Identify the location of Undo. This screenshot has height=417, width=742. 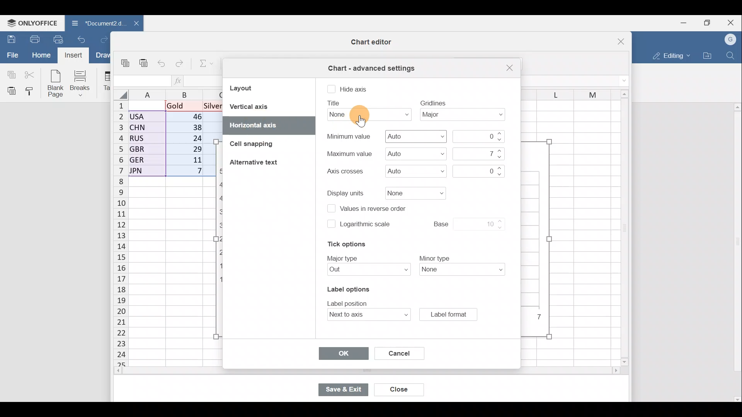
(83, 39).